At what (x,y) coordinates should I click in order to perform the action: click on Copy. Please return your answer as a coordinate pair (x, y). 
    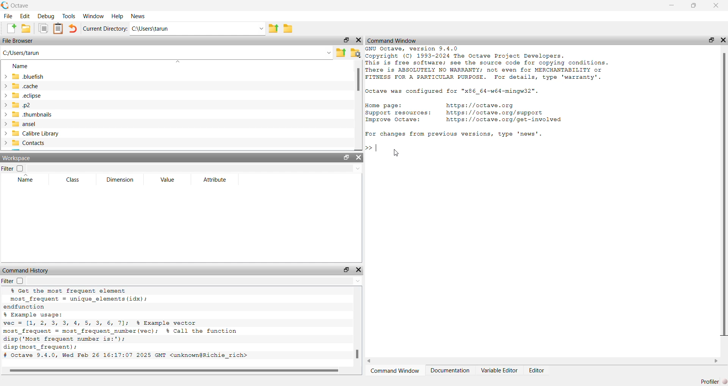
    Looking at the image, I should click on (43, 28).